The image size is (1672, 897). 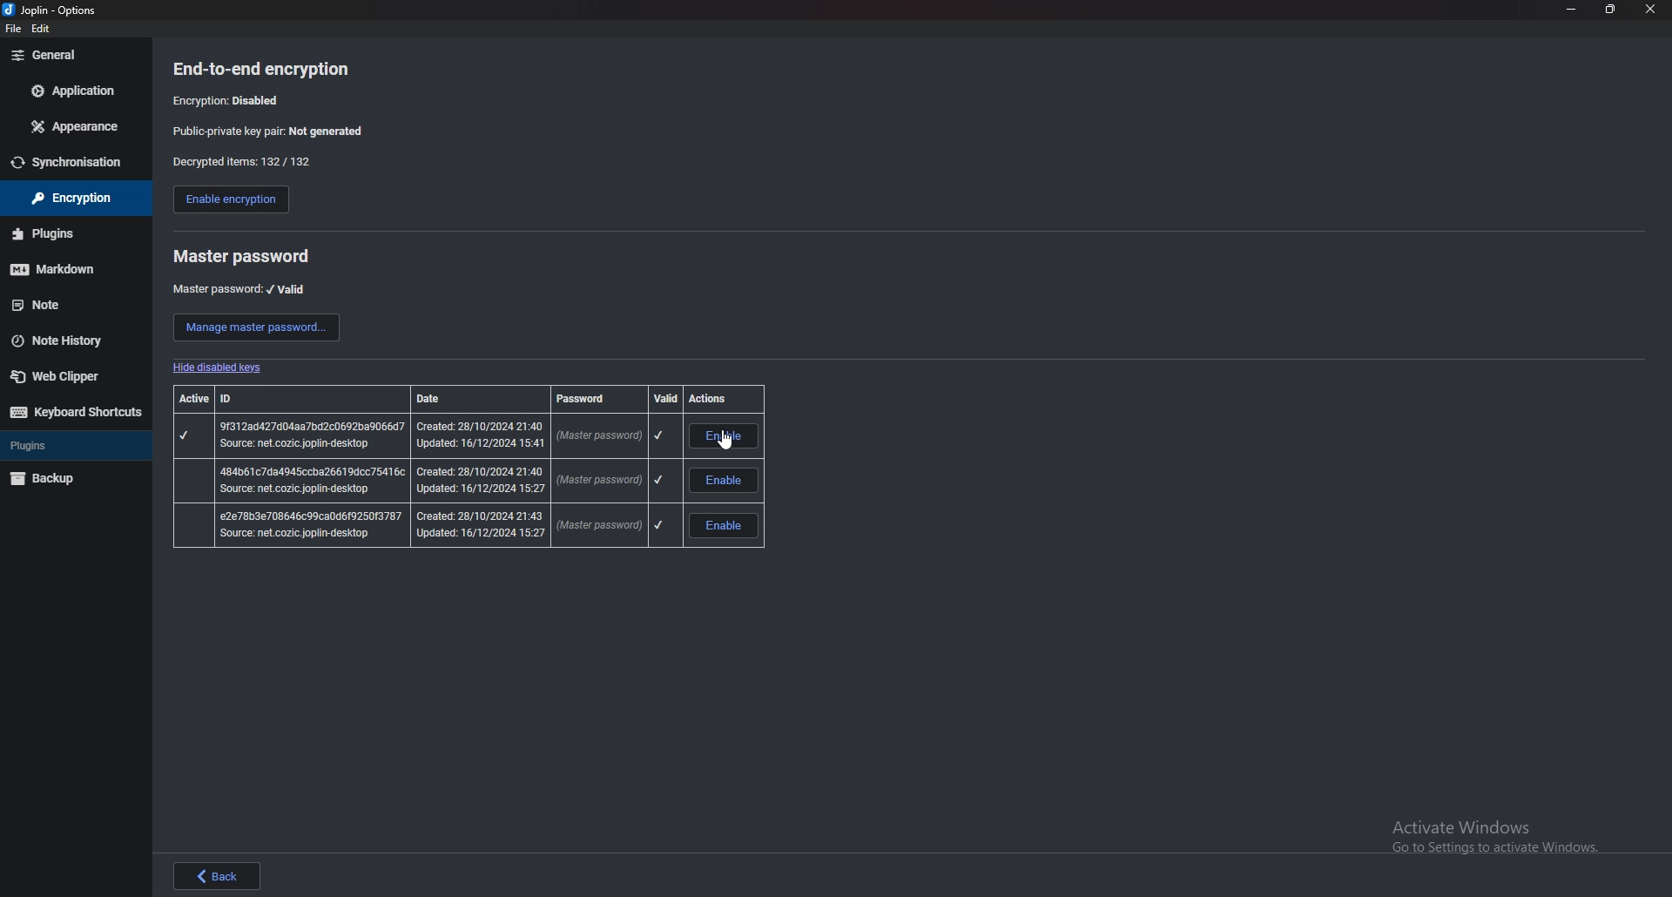 What do you see at coordinates (232, 199) in the screenshot?
I see `enable encryption` at bounding box center [232, 199].